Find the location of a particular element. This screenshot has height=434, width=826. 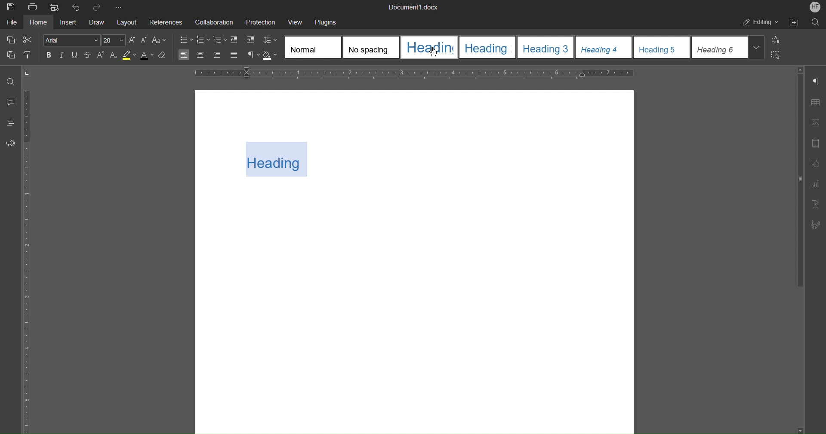

Increase Size is located at coordinates (132, 40).